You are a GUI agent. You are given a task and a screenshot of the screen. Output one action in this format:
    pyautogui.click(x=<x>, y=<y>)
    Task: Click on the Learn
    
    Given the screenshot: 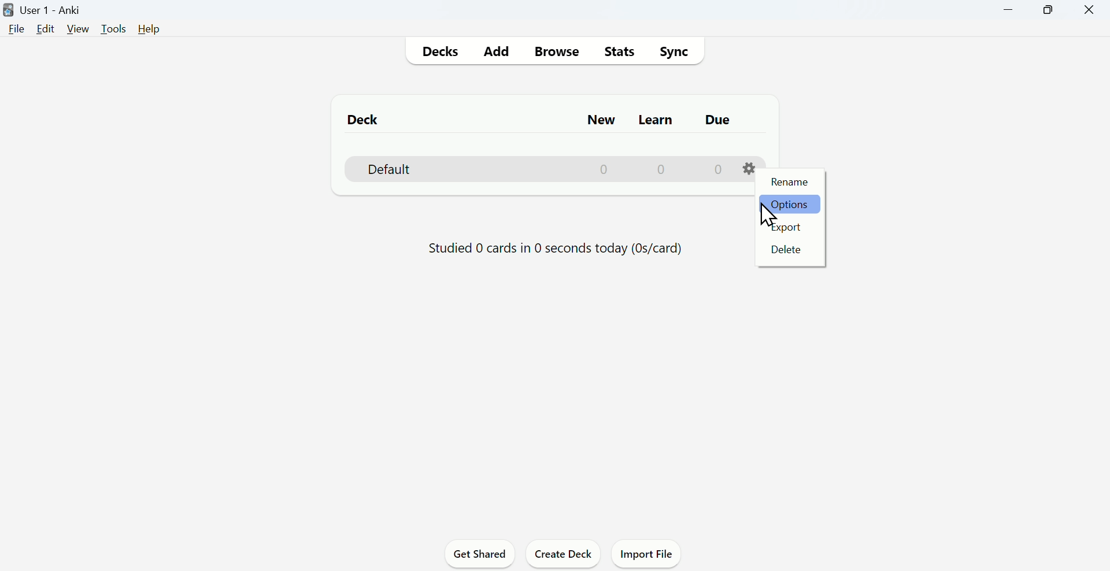 What is the action you would take?
    pyautogui.click(x=656, y=120)
    